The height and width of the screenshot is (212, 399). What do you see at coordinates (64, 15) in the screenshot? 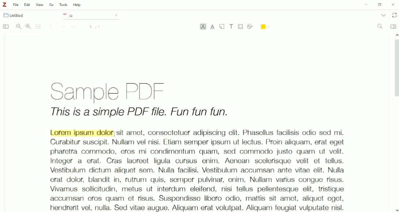
I see `pdf logo` at bounding box center [64, 15].